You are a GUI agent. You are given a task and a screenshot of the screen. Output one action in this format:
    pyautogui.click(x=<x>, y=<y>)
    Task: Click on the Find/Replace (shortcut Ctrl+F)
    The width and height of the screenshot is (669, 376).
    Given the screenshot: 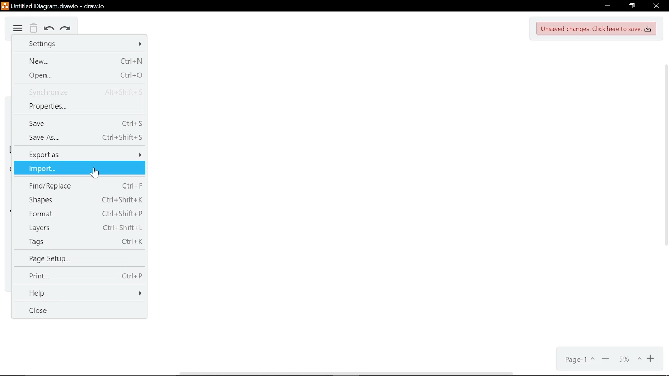 What is the action you would take?
    pyautogui.click(x=80, y=185)
    